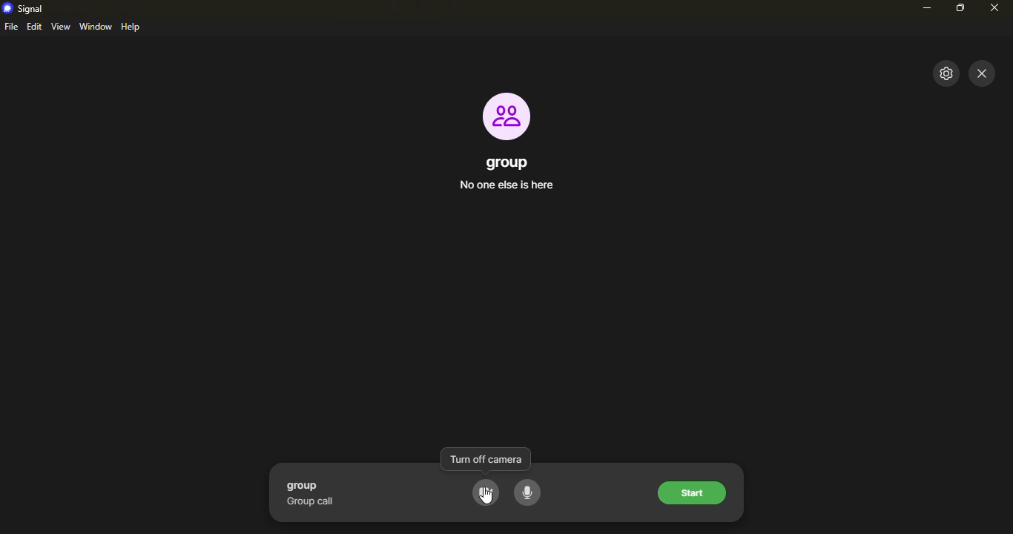  What do you see at coordinates (62, 27) in the screenshot?
I see `view` at bounding box center [62, 27].